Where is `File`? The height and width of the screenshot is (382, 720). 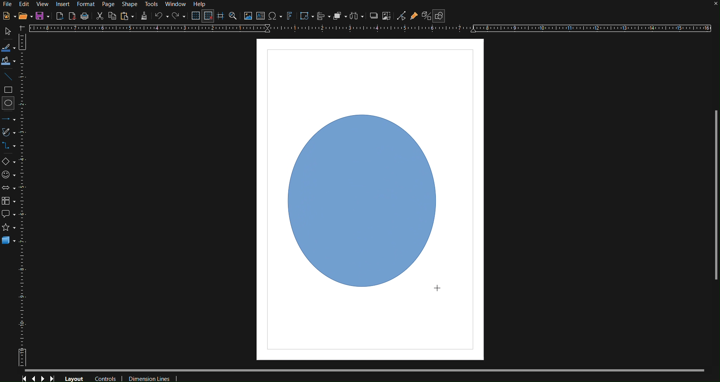
File is located at coordinates (7, 5).